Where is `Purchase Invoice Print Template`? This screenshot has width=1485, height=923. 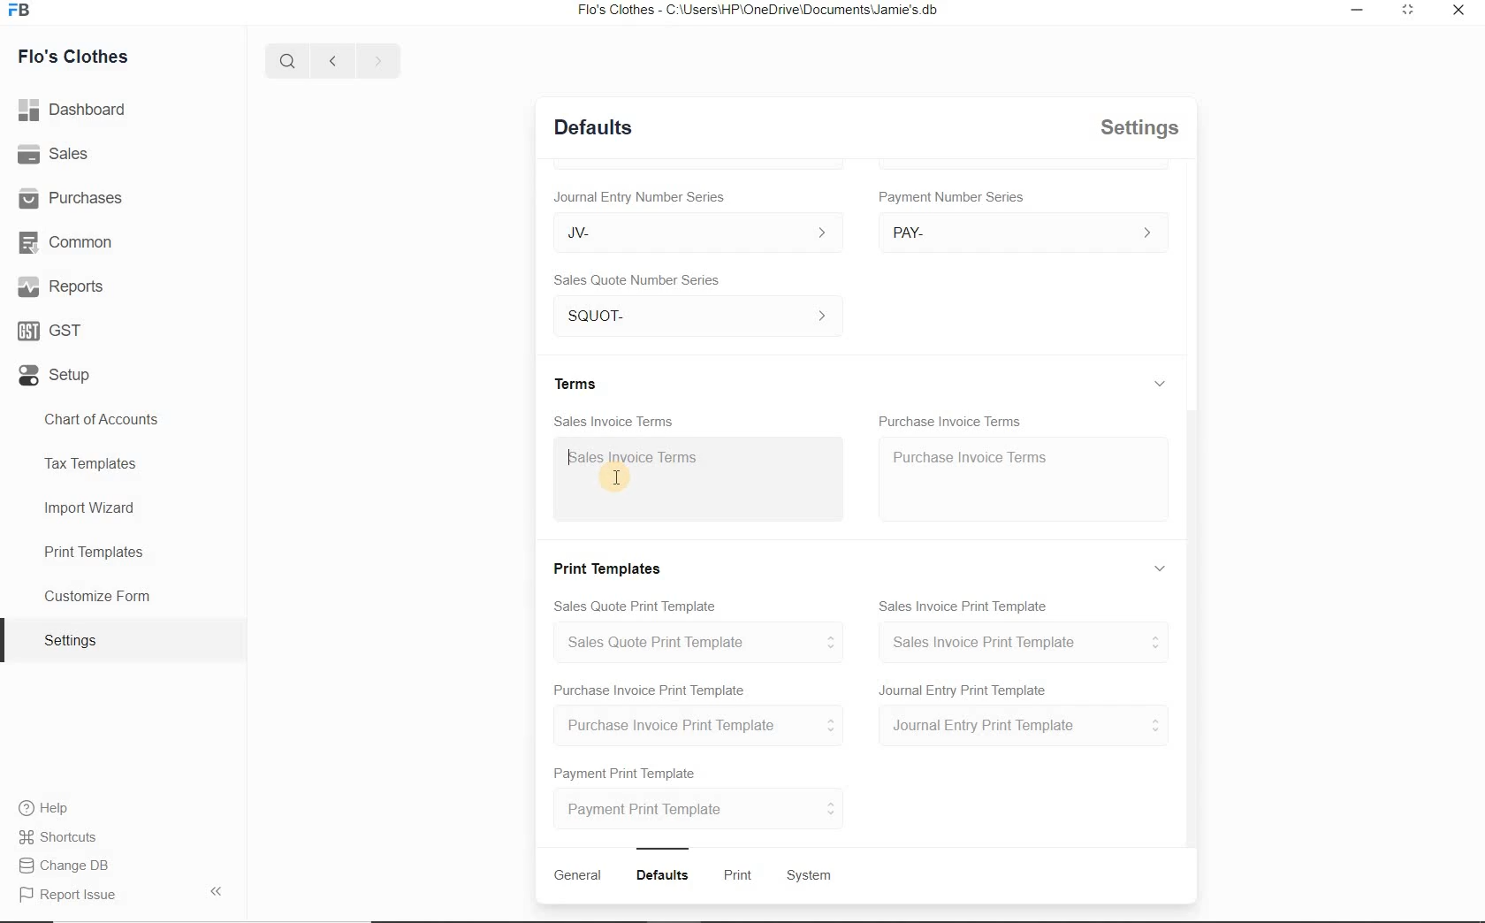
Purchase Invoice Print Template is located at coordinates (649, 689).